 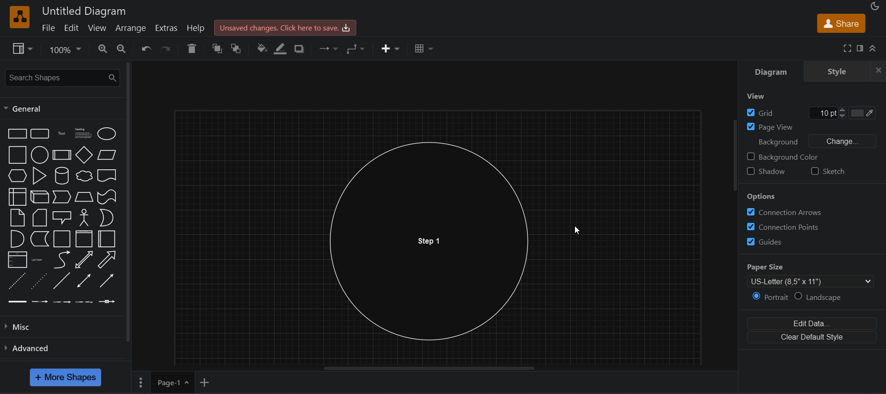 What do you see at coordinates (85, 239) in the screenshot?
I see `vertical container` at bounding box center [85, 239].